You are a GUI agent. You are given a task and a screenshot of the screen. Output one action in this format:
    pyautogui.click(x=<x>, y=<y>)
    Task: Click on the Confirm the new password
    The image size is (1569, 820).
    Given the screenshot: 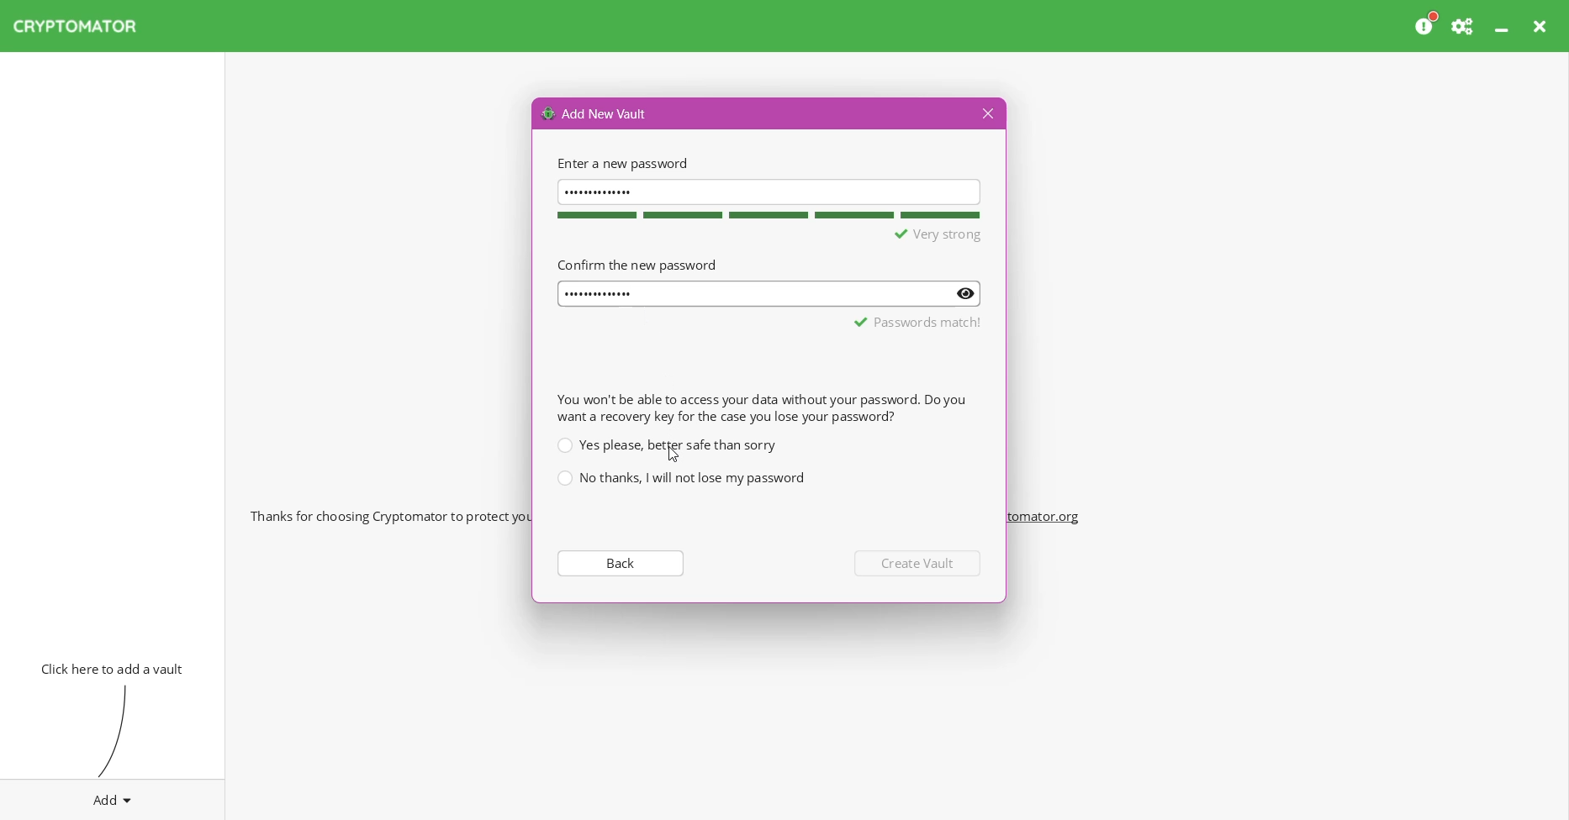 What is the action you would take?
    pyautogui.click(x=637, y=264)
    